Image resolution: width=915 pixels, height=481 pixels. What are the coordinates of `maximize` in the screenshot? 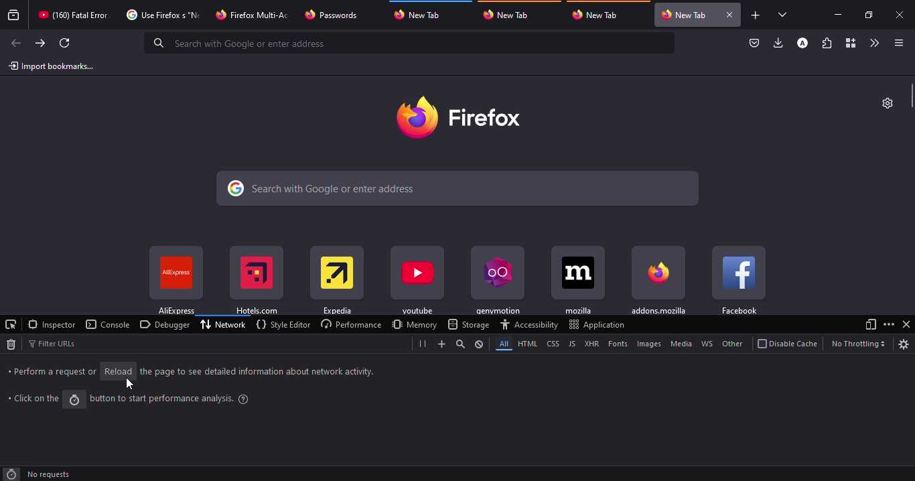 It's located at (869, 16).